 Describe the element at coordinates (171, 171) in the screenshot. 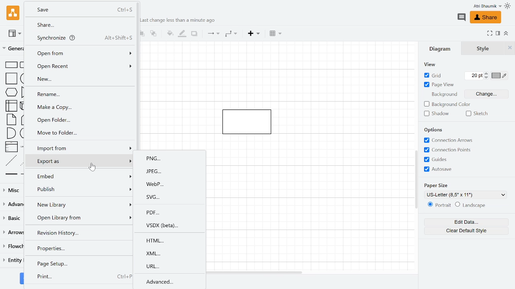

I see `JPEG` at that location.